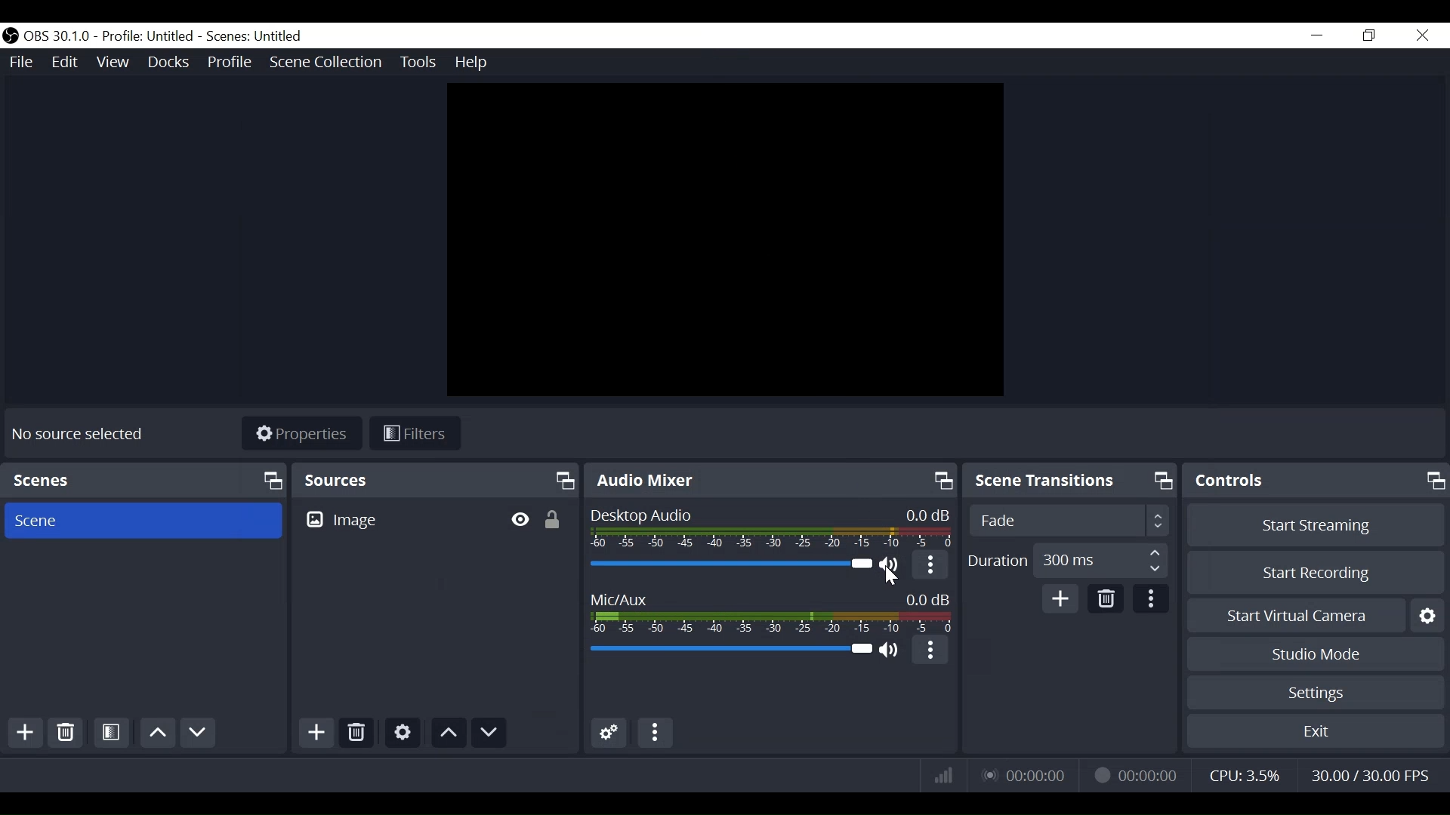  I want to click on Scene, so click(140, 521).